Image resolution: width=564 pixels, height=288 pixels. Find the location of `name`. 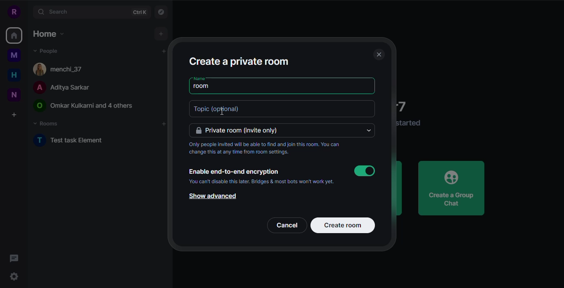

name is located at coordinates (200, 78).